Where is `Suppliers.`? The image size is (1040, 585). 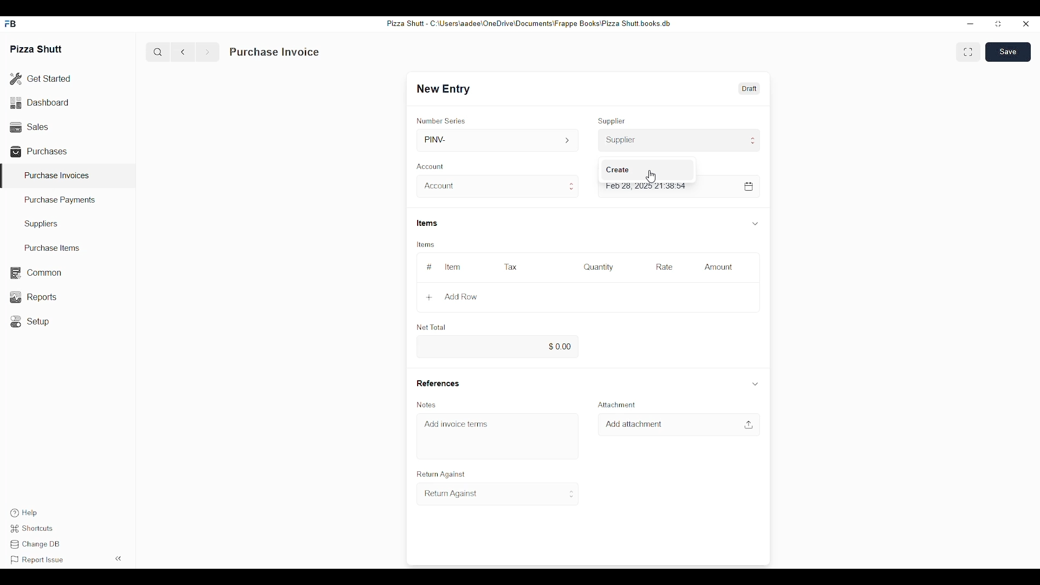 Suppliers. is located at coordinates (43, 224).